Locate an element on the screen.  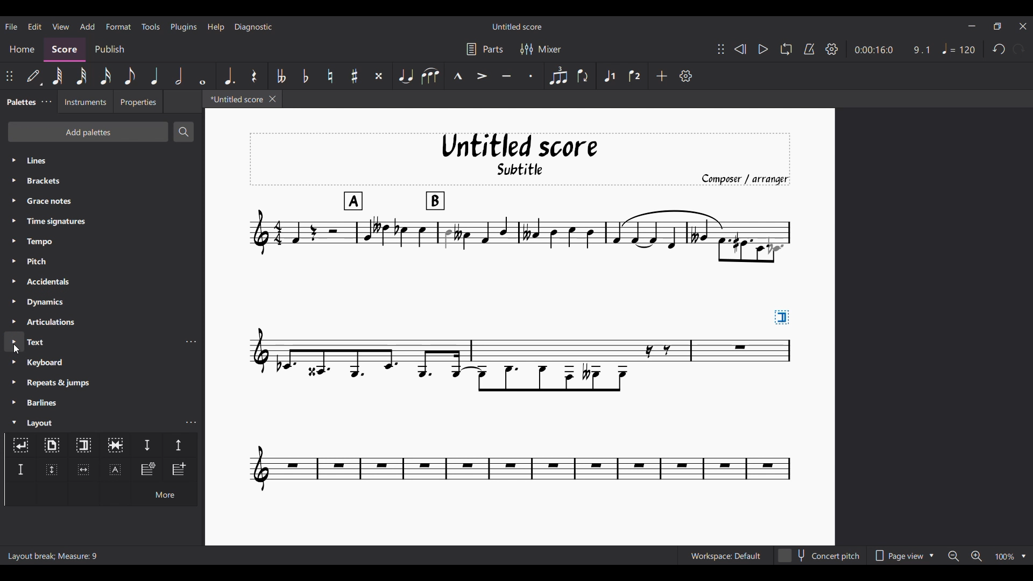
Add palettes is located at coordinates (88, 132).